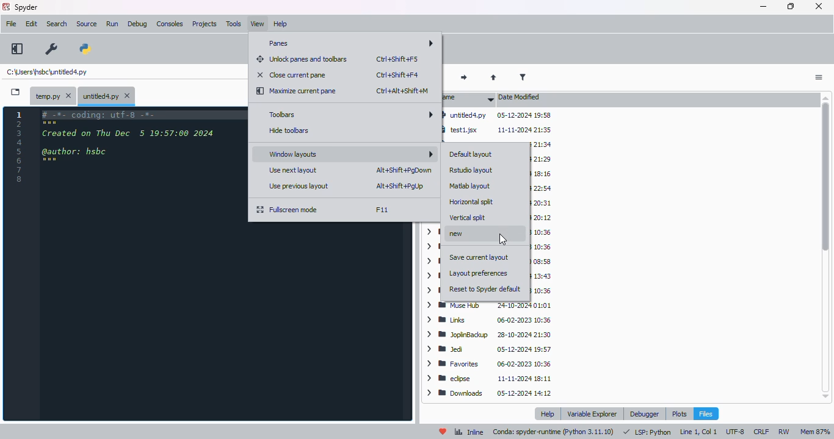 The image size is (834, 439). I want to click on searches, so click(543, 234).